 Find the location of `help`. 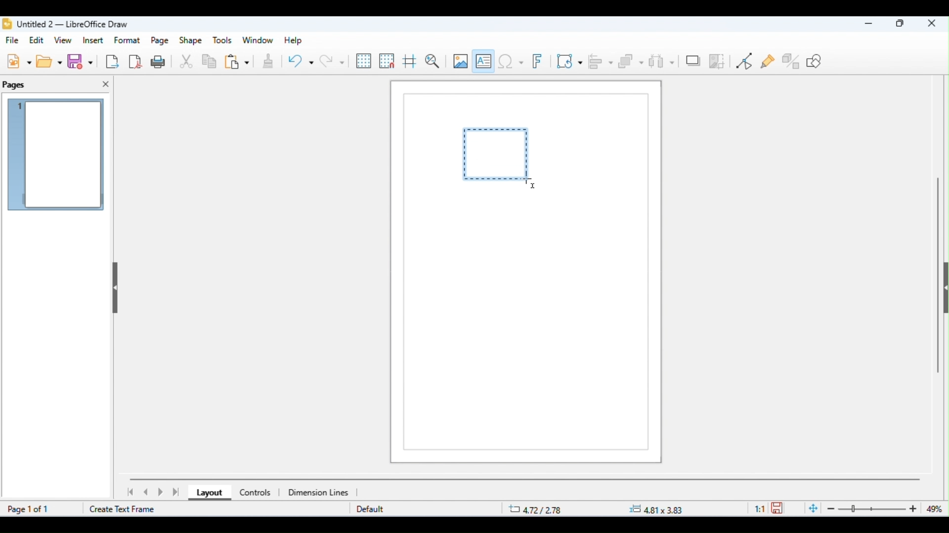

help is located at coordinates (292, 40).